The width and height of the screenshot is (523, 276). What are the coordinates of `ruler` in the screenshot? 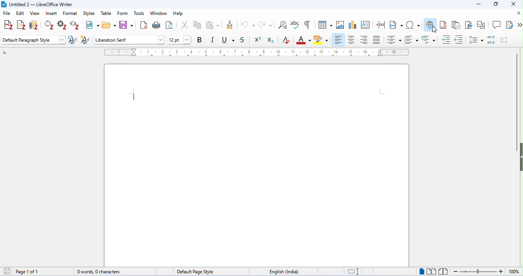 It's located at (257, 52).